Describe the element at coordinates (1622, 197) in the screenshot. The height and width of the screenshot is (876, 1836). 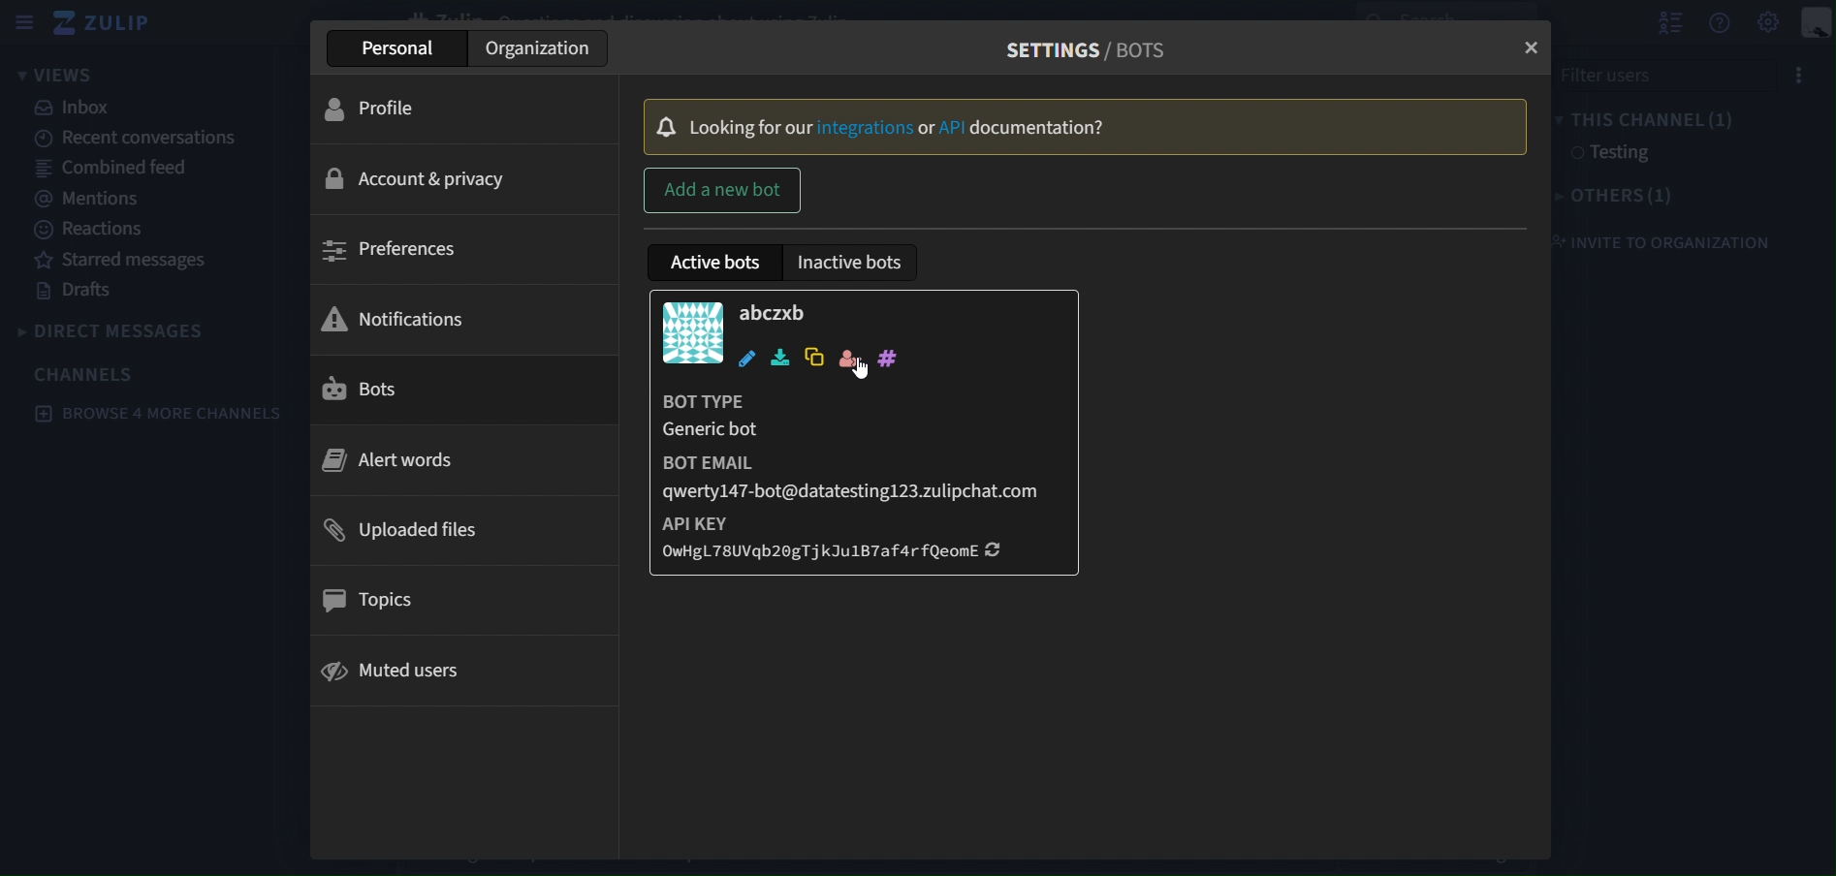
I see `others` at that location.